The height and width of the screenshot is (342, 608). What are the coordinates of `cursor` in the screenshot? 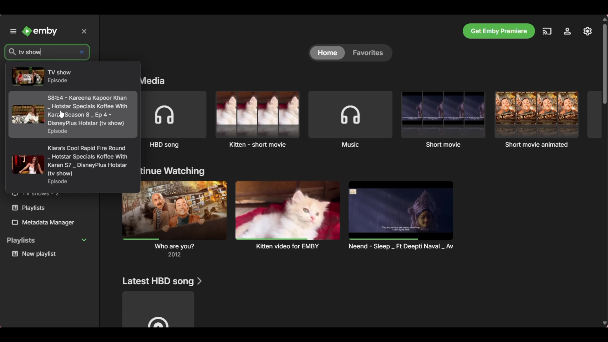 It's located at (62, 114).